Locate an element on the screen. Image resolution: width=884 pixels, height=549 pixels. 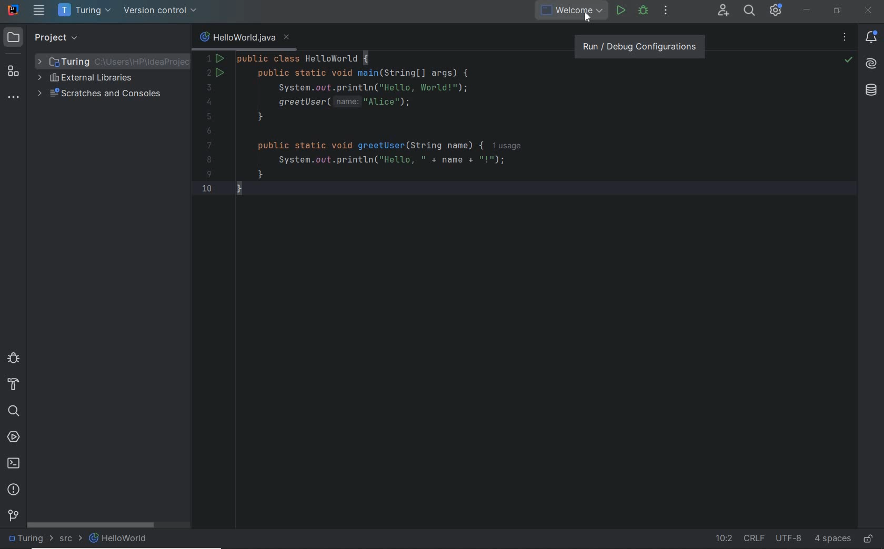
search everywhere is located at coordinates (750, 12).